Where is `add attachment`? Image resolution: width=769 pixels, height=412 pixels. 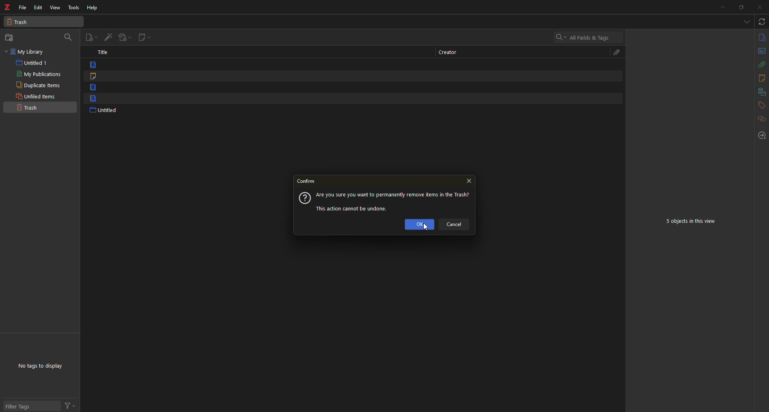
add attachment is located at coordinates (123, 37).